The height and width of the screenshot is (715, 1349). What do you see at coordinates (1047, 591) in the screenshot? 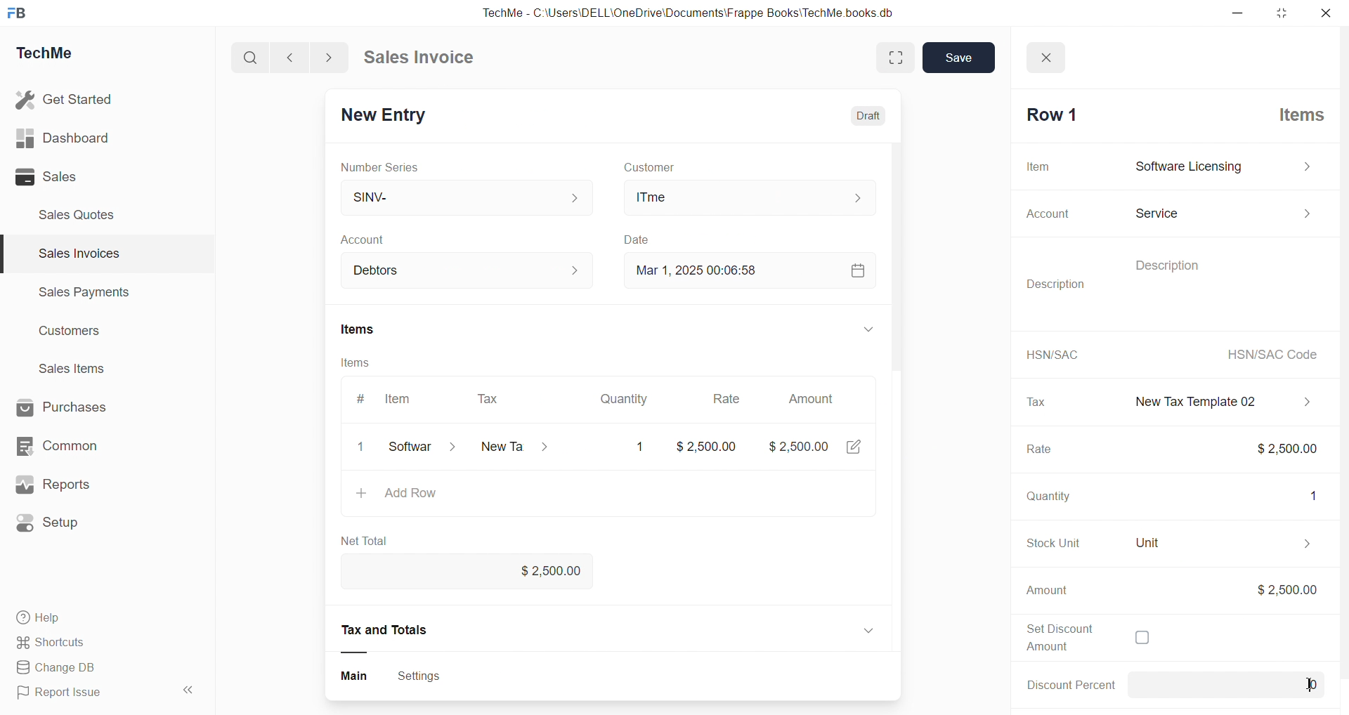
I see `Amount` at bounding box center [1047, 591].